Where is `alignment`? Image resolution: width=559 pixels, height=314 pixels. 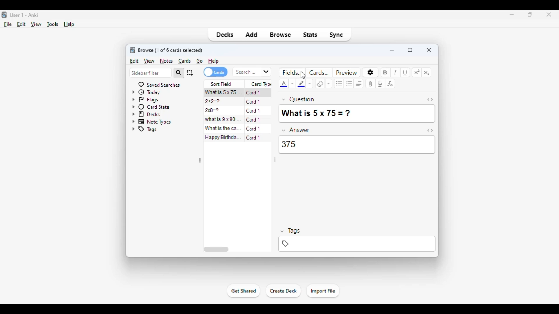
alignment is located at coordinates (360, 83).